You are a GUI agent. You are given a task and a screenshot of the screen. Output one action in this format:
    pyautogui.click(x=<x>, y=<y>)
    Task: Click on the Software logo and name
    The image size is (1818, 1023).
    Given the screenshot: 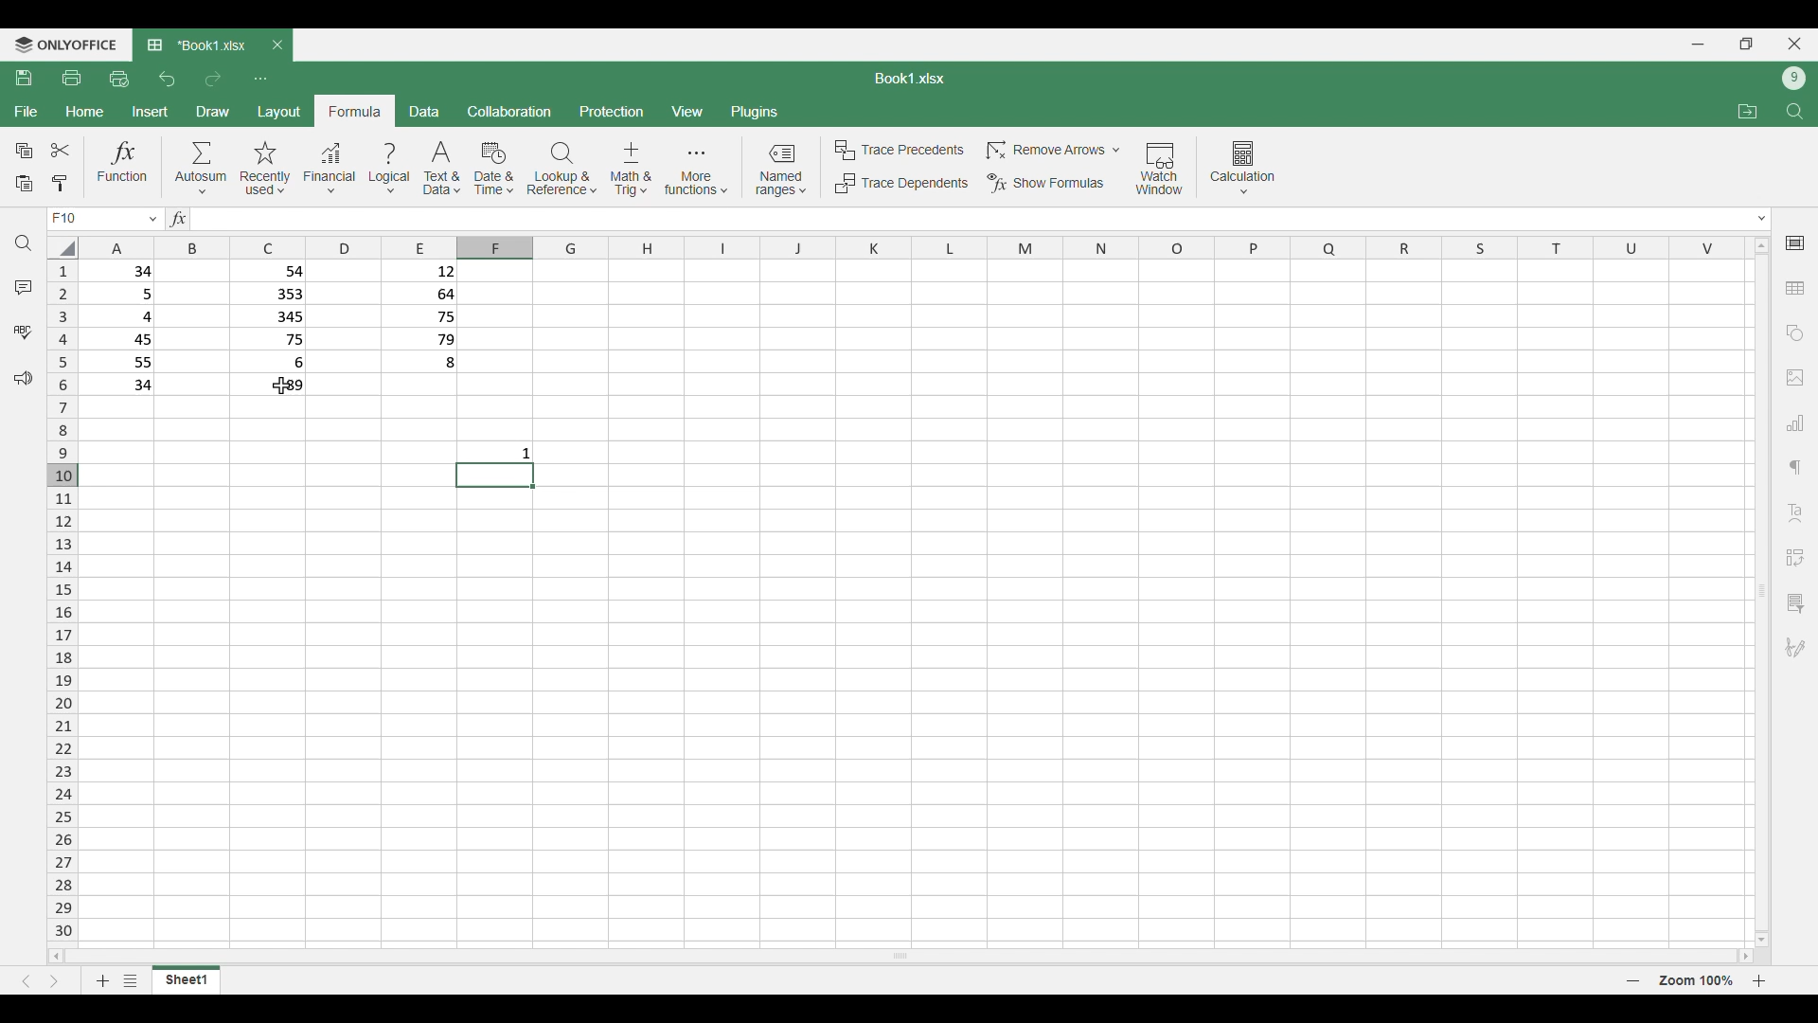 What is the action you would take?
    pyautogui.click(x=64, y=45)
    